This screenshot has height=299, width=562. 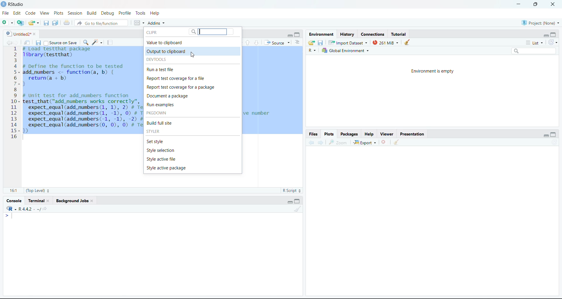 I want to click on create a project, so click(x=20, y=23).